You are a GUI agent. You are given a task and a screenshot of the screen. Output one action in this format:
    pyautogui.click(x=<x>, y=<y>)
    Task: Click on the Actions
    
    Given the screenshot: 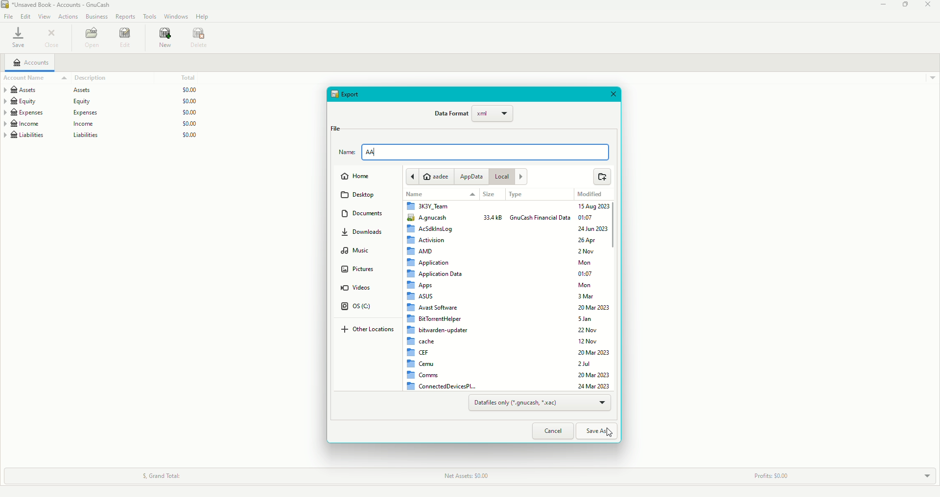 What is the action you would take?
    pyautogui.click(x=67, y=17)
    